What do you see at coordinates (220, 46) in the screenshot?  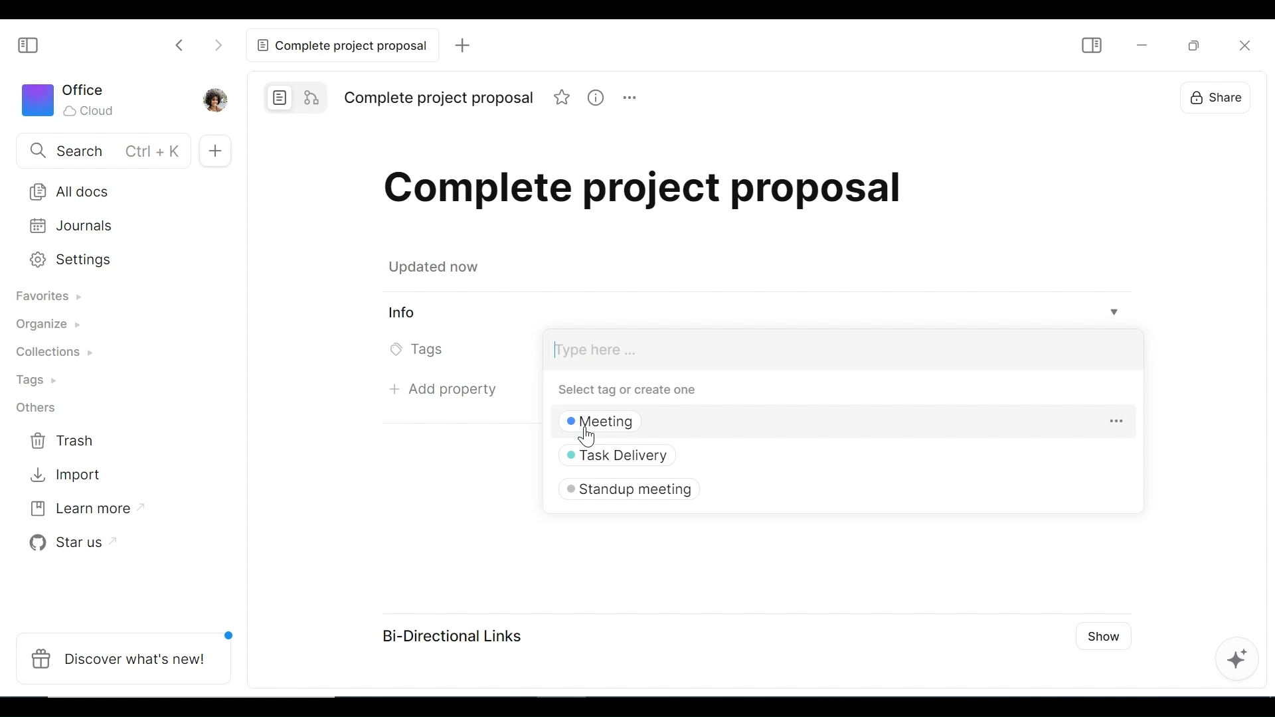 I see `Click to go forward` at bounding box center [220, 46].